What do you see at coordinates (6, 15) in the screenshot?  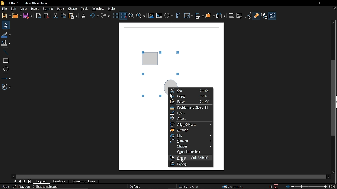 I see `New` at bounding box center [6, 15].